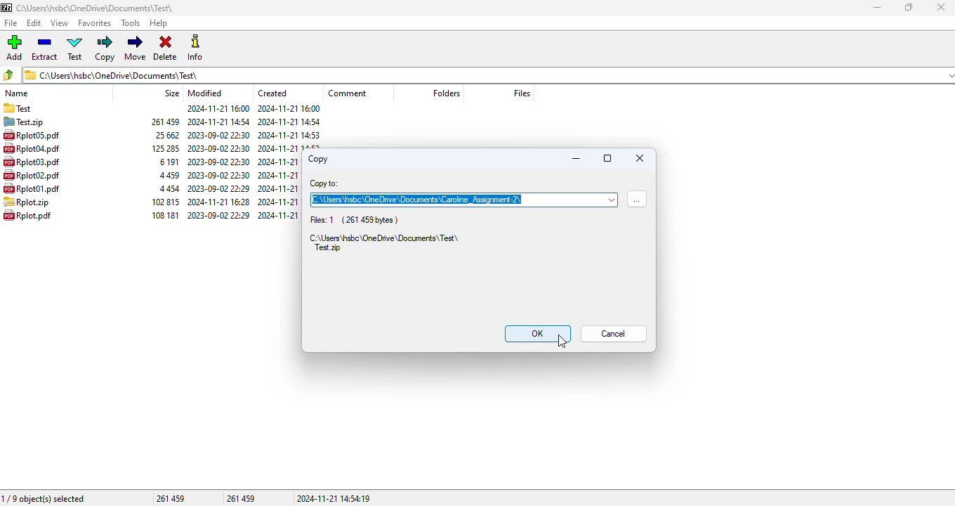 The height and width of the screenshot is (506, 955). Describe the element at coordinates (563, 342) in the screenshot. I see `cursor` at that location.